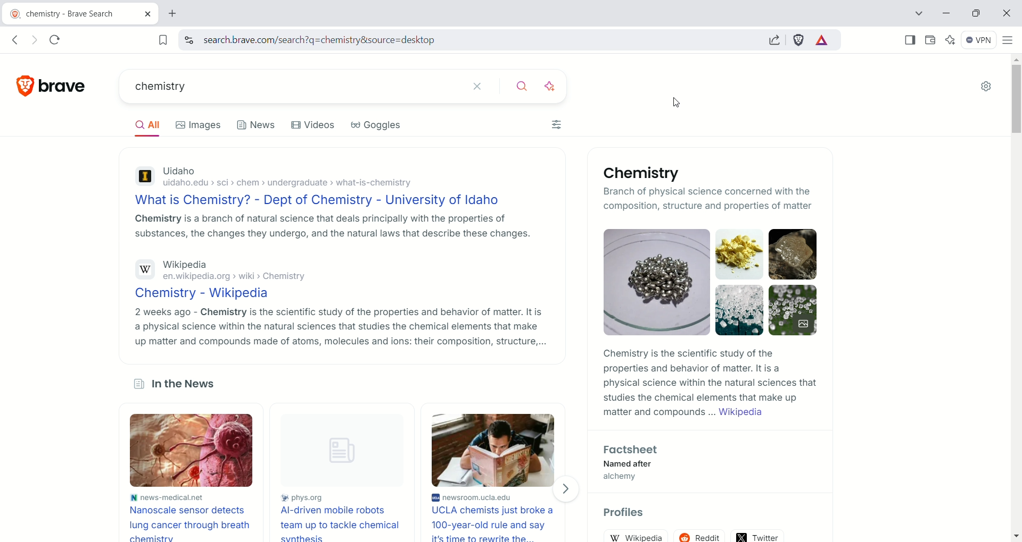  Describe the element at coordinates (338, 499) in the screenshot. I see `phys.org` at that location.